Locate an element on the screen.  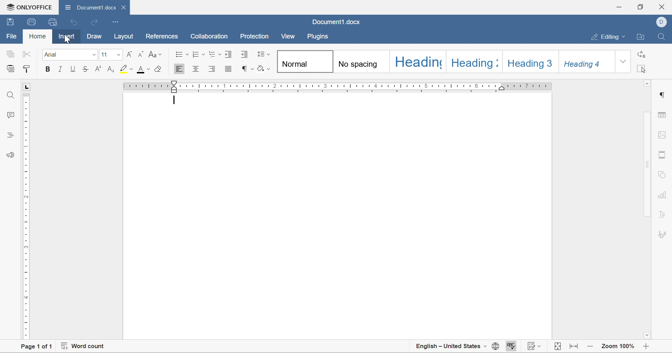
Comments is located at coordinates (11, 115).